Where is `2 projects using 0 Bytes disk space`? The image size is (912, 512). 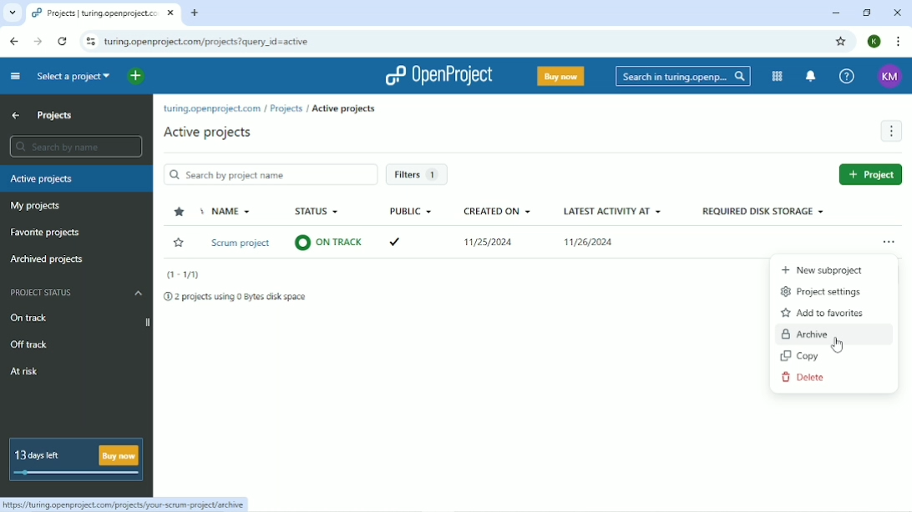 2 projects using 0 Bytes disk space is located at coordinates (237, 297).